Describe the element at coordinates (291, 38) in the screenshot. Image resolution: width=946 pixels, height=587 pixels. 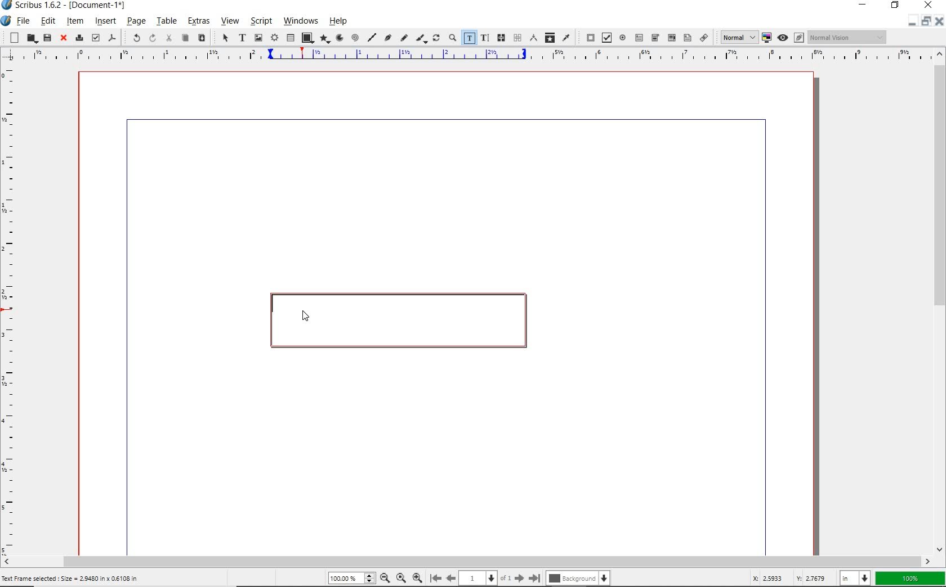
I see `table` at that location.